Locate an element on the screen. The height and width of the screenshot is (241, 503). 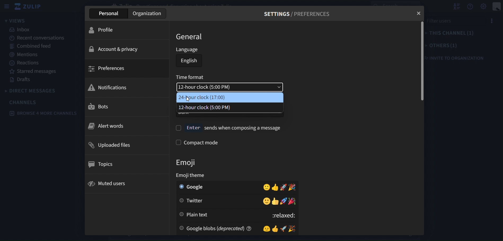
hide user list is located at coordinates (456, 6).